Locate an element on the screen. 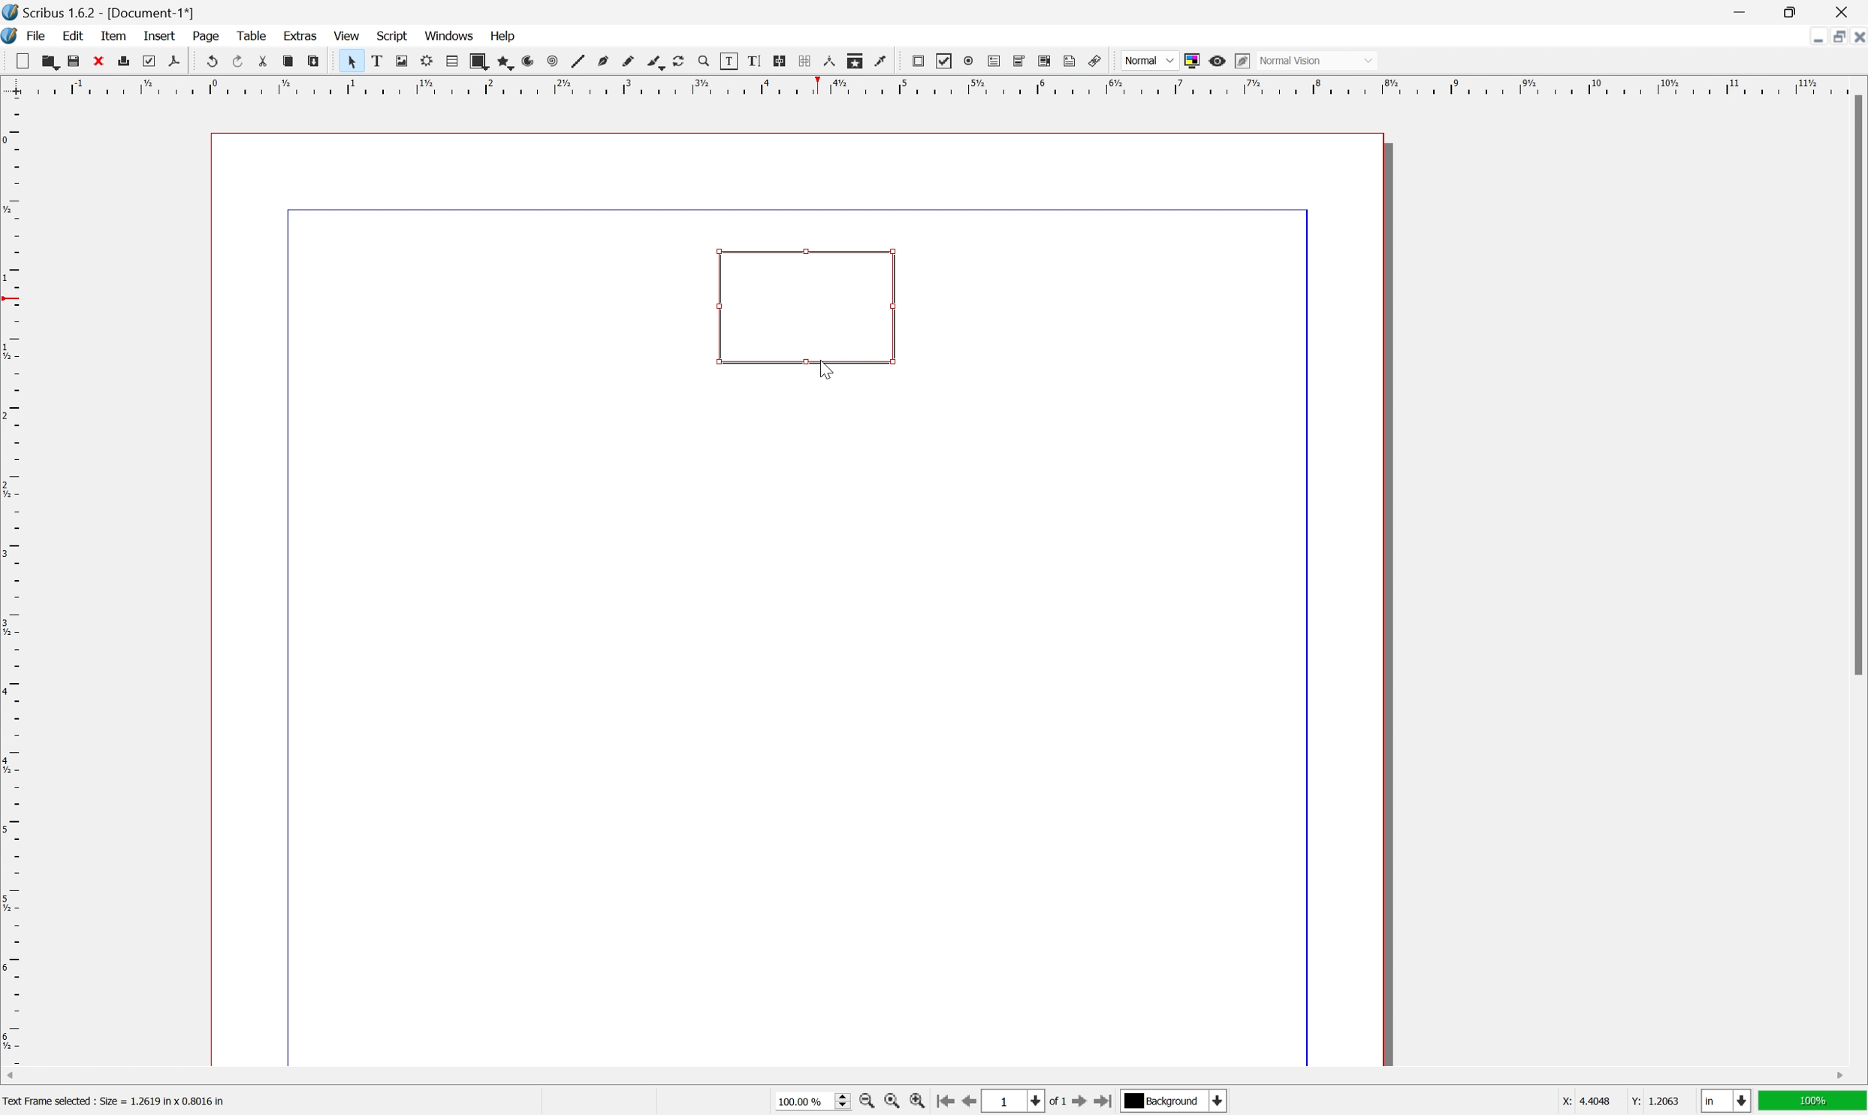 Image resolution: width=1868 pixels, height=1115 pixels. edit is located at coordinates (75, 36).